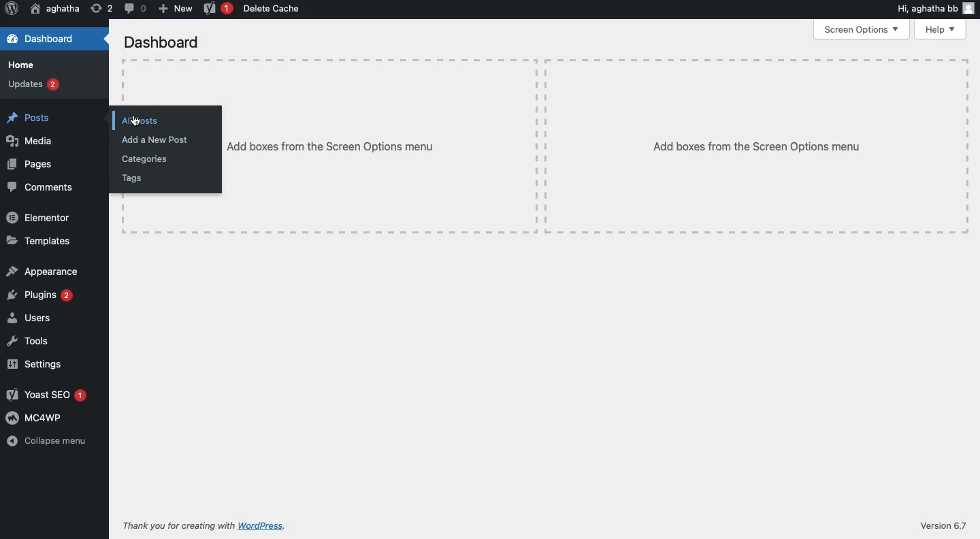 The width and height of the screenshot is (980, 539). I want to click on Table line, so click(544, 59).